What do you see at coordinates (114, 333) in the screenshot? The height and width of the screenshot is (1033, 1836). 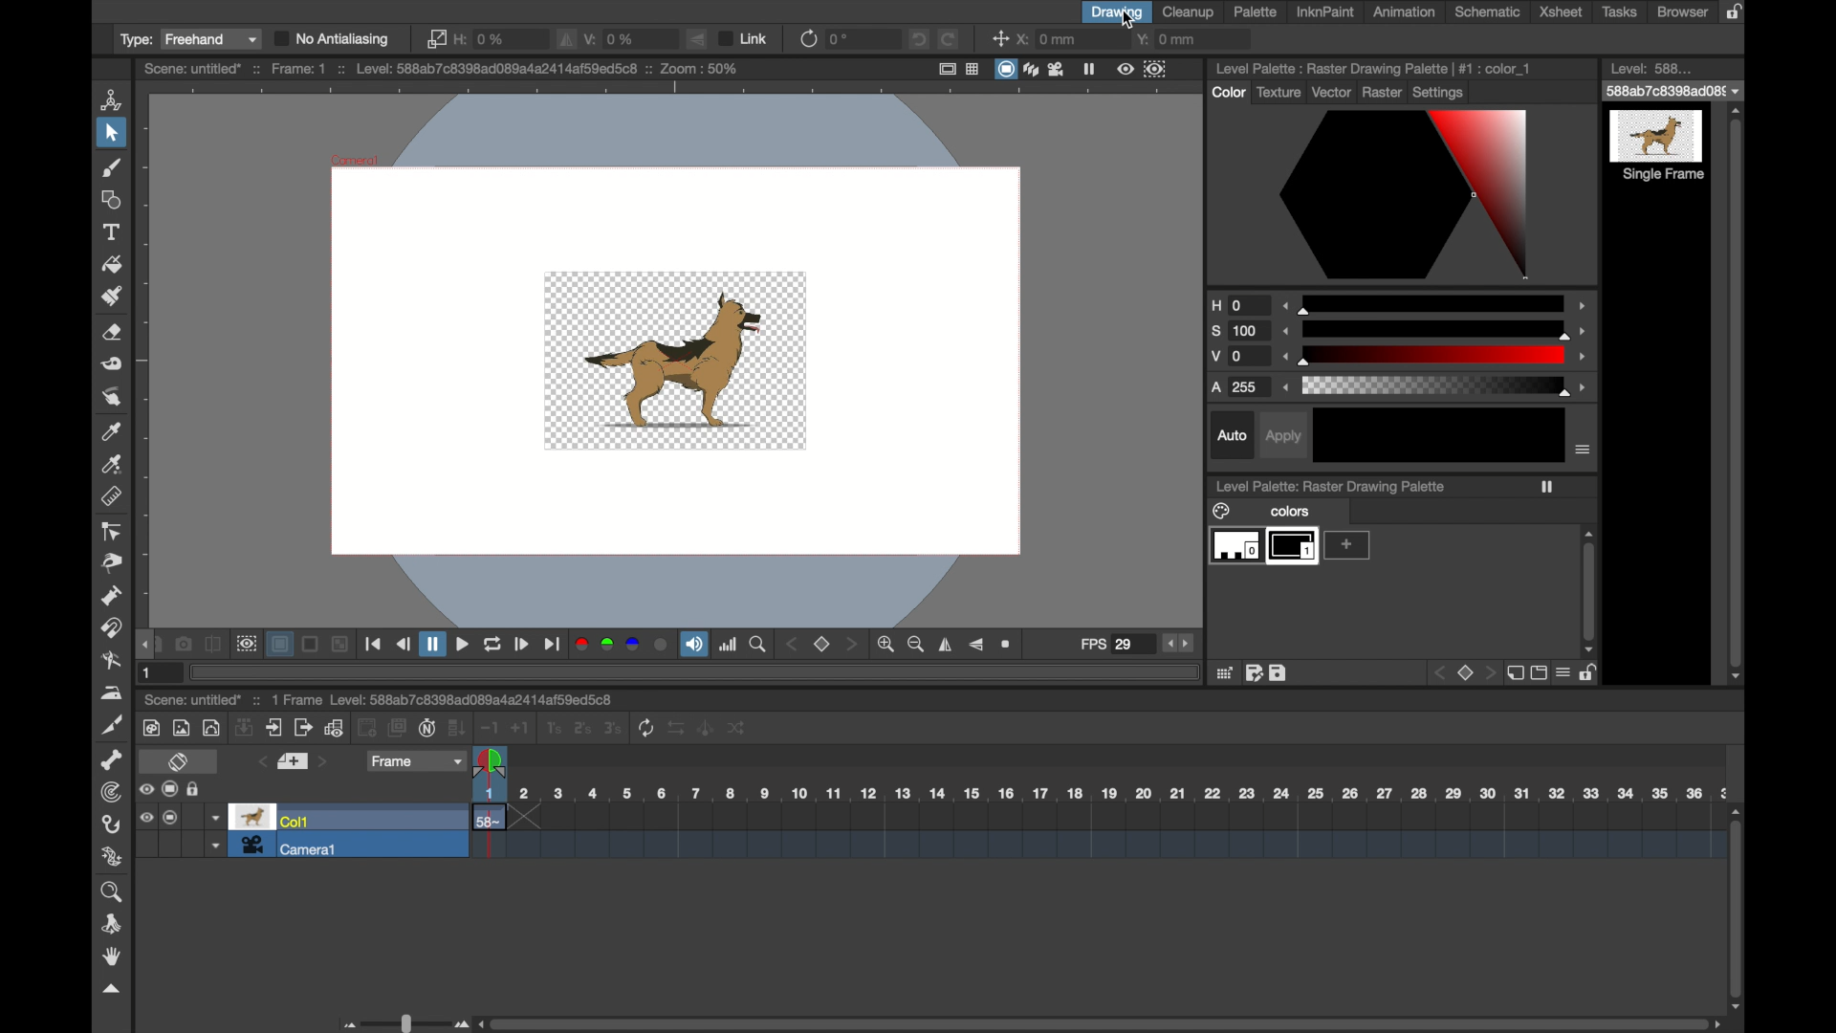 I see `eraser tool` at bounding box center [114, 333].